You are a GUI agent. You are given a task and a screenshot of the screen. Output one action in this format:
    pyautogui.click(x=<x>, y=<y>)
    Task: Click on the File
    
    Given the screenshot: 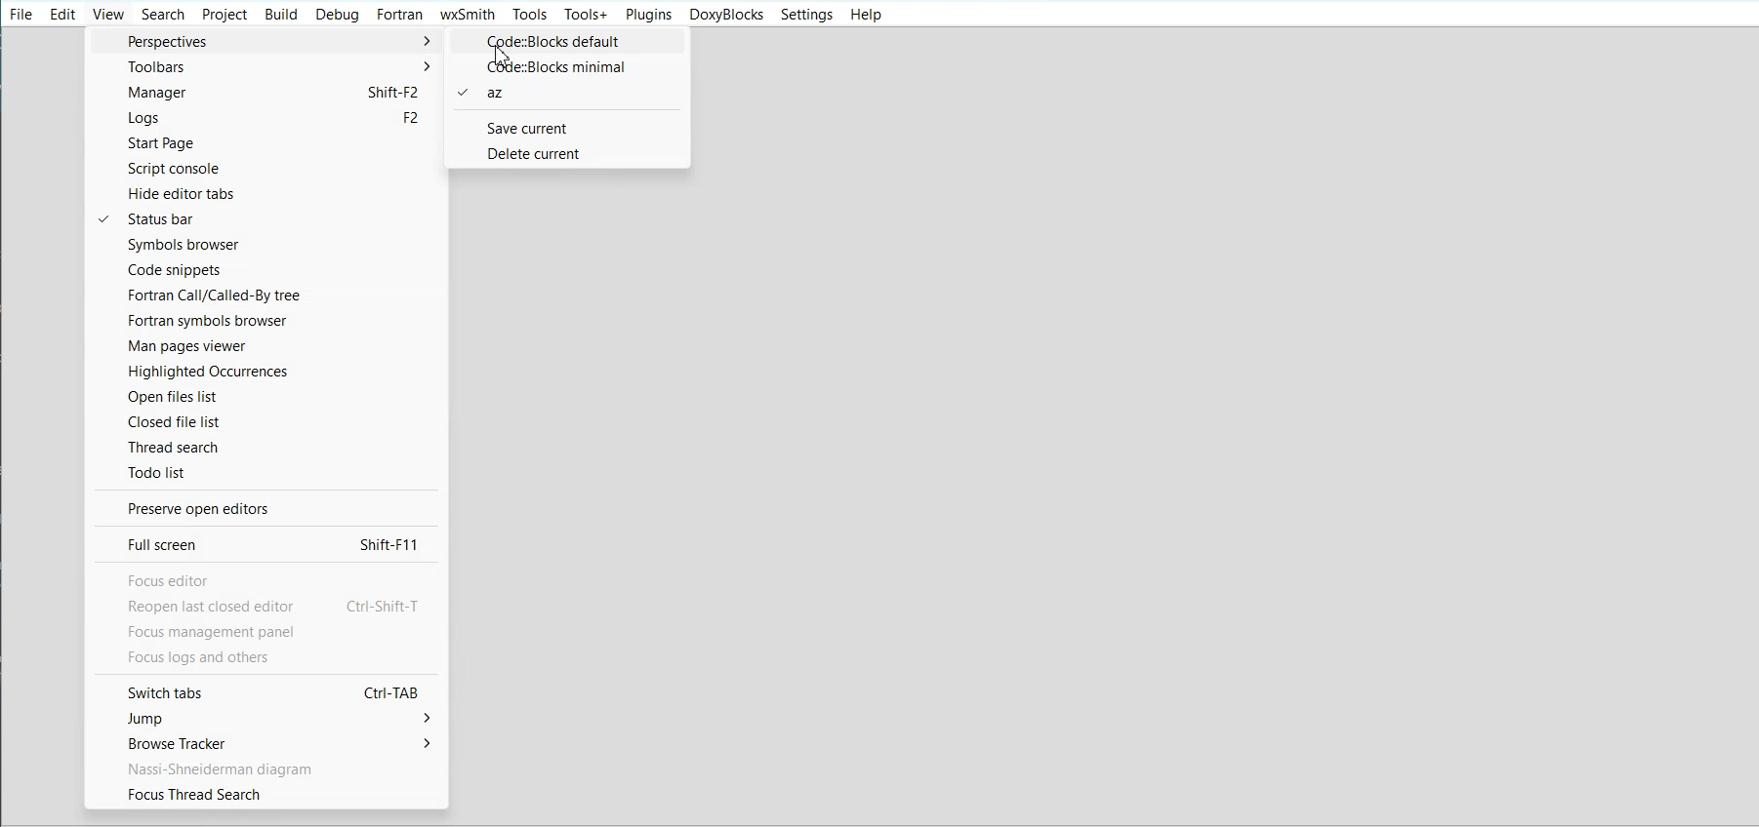 What is the action you would take?
    pyautogui.click(x=21, y=13)
    